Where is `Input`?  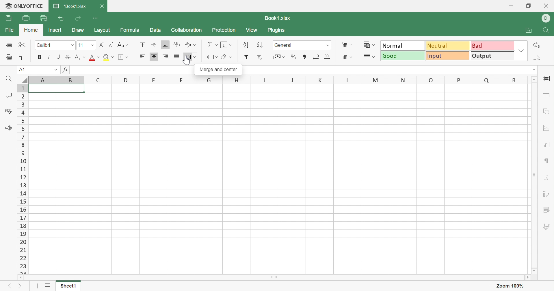
Input is located at coordinates (448, 55).